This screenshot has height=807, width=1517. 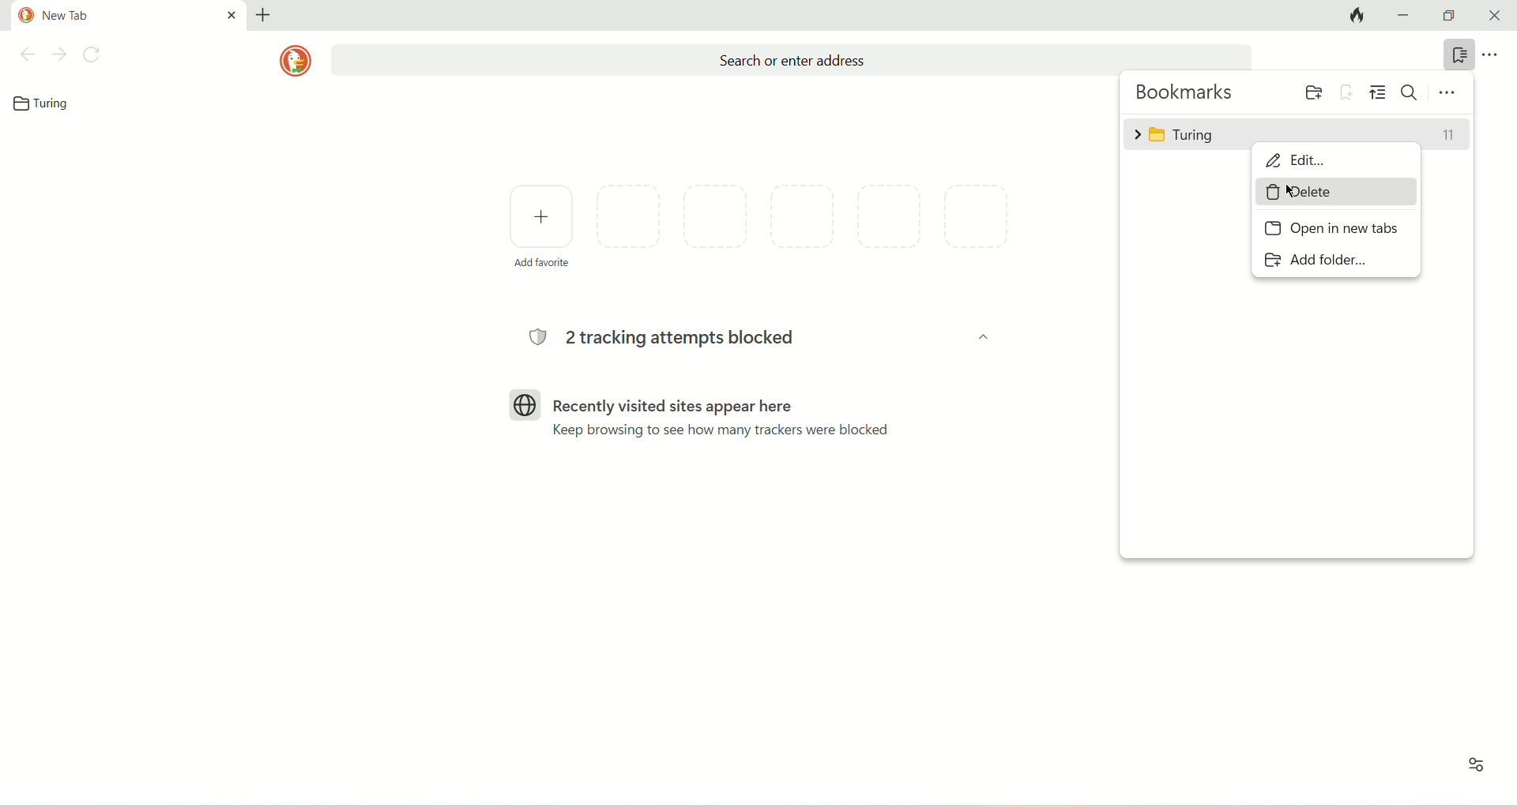 What do you see at coordinates (1405, 16) in the screenshot?
I see `minimize` at bounding box center [1405, 16].